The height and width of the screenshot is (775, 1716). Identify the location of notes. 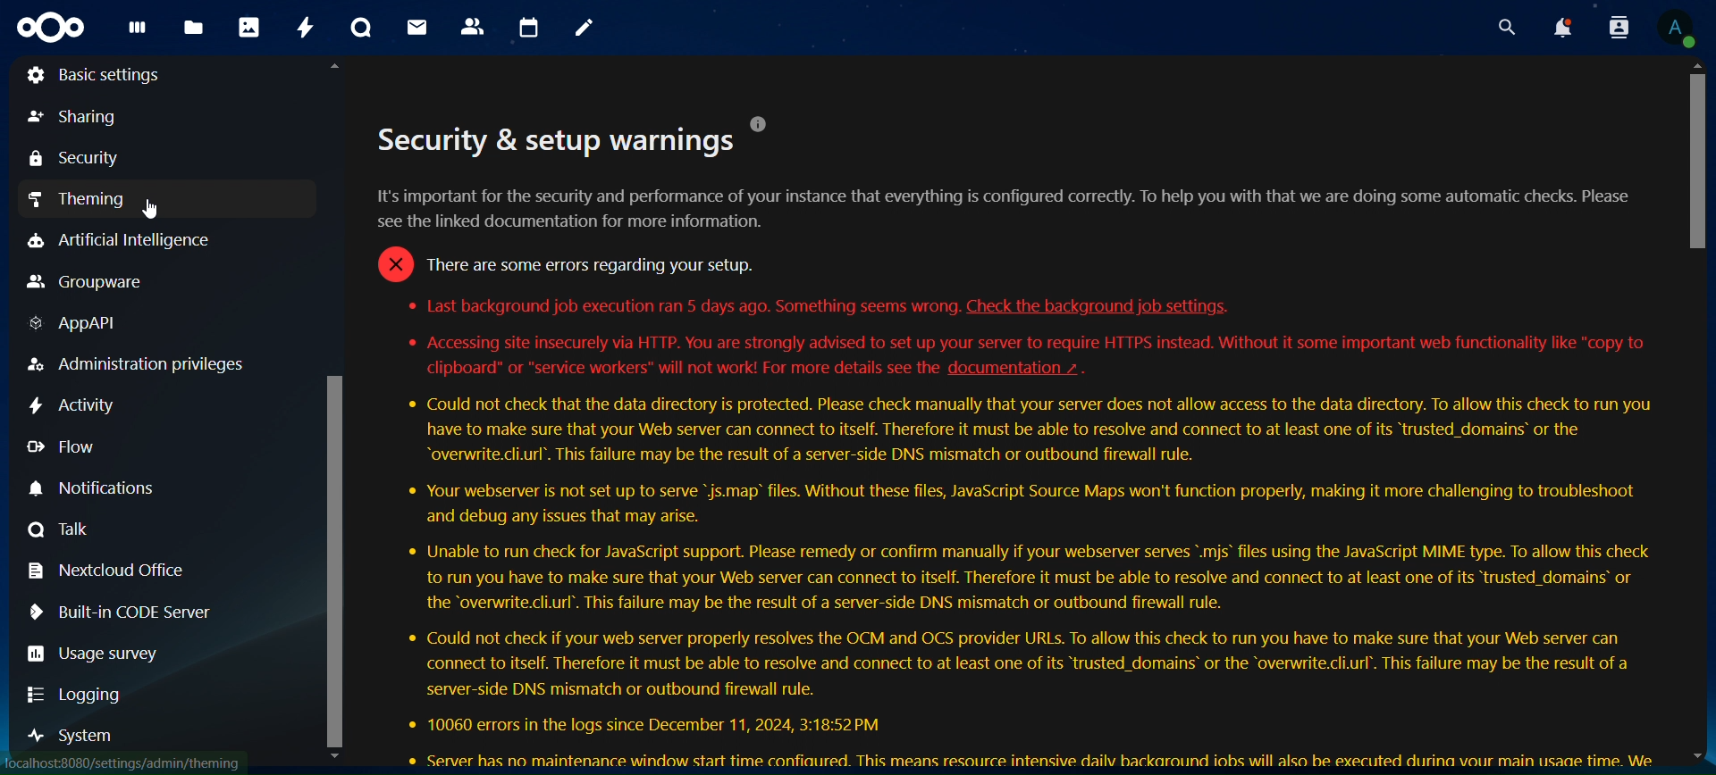
(588, 29).